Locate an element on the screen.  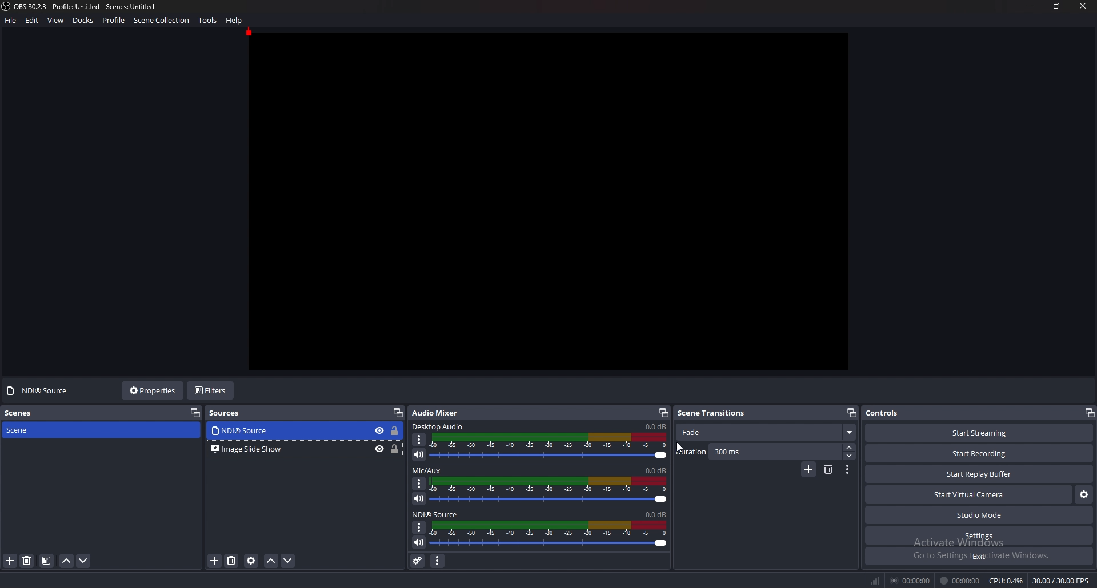
pop out is located at coordinates (852, 413).